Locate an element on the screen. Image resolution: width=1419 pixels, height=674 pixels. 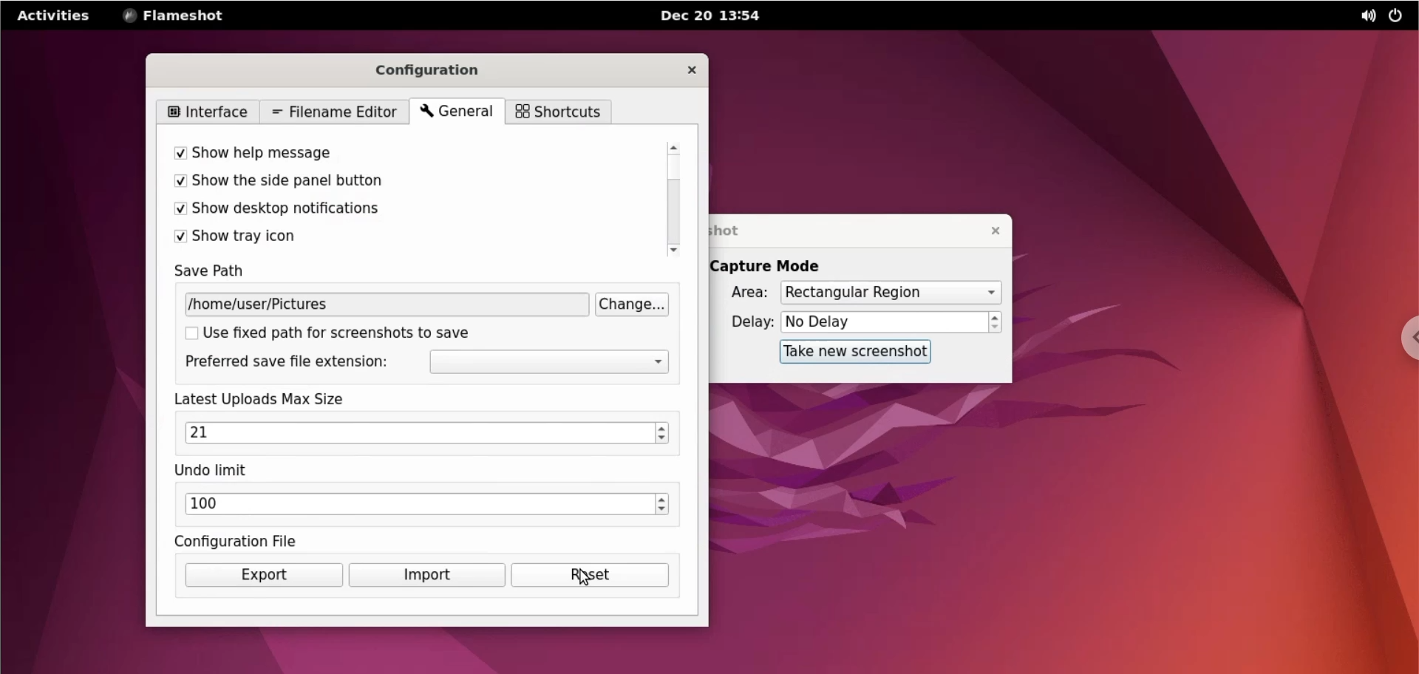
increment and decrement  is located at coordinates (663, 506).